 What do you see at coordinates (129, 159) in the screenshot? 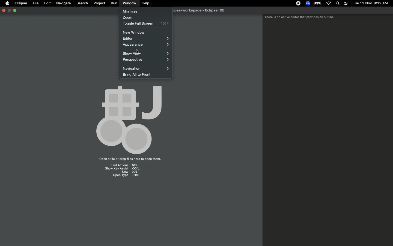
I see `Open a file or drop files here to open them` at bounding box center [129, 159].